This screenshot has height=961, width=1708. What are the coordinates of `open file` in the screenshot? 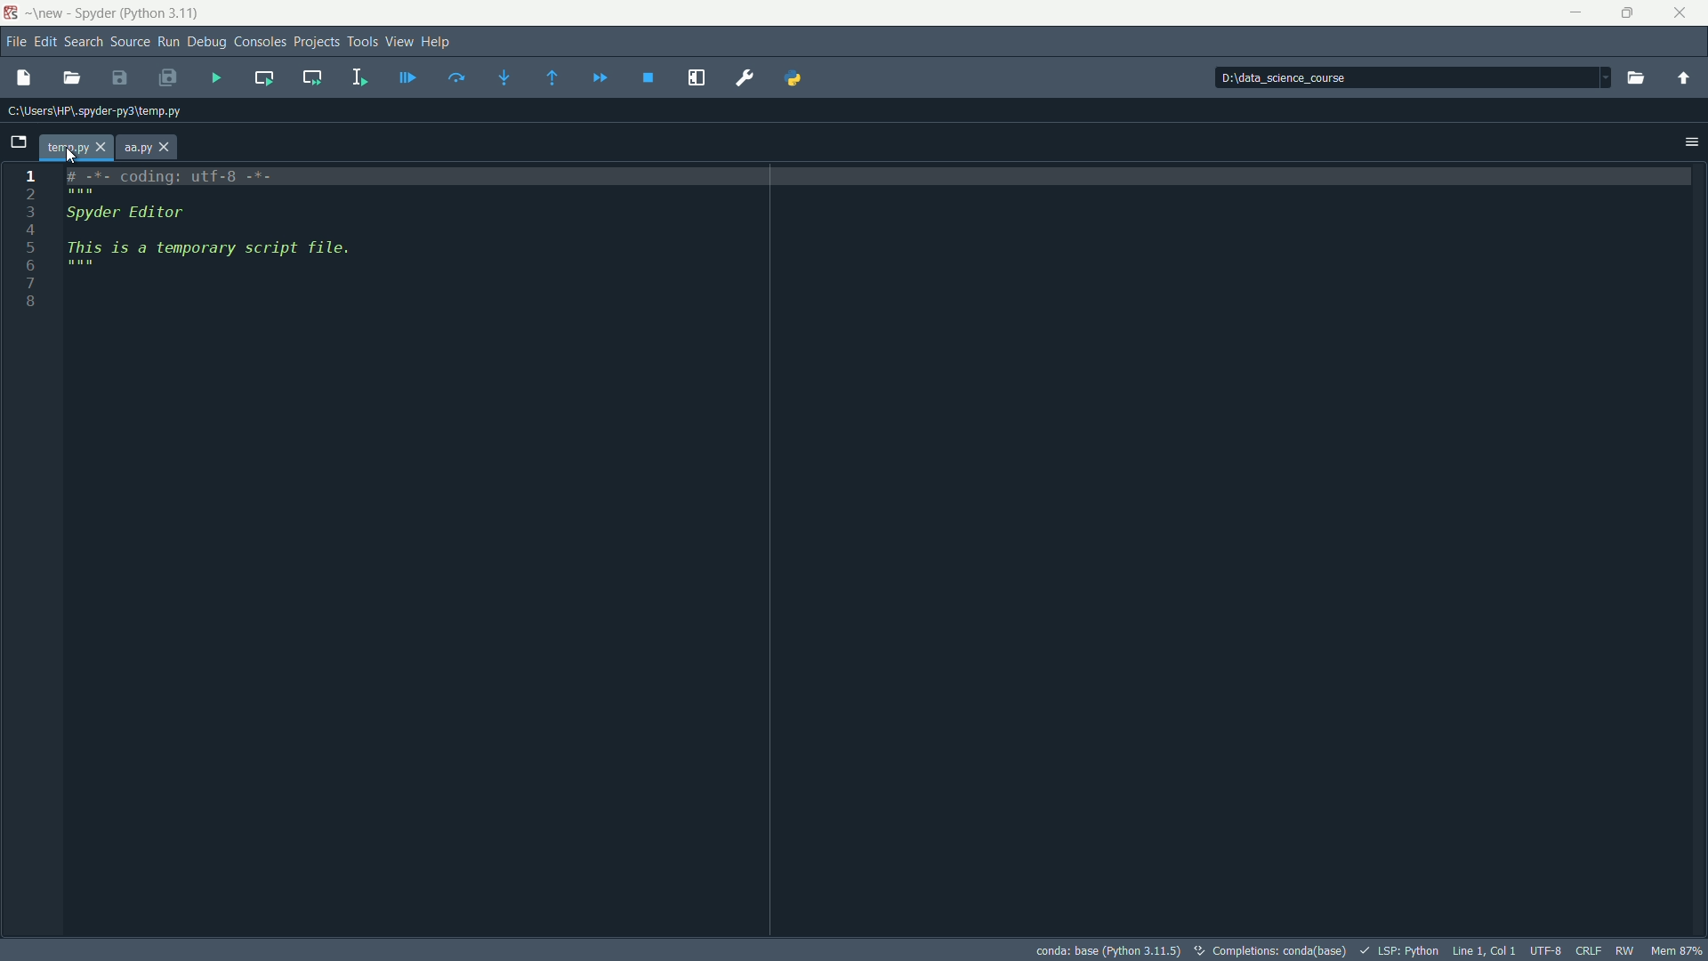 It's located at (72, 77).